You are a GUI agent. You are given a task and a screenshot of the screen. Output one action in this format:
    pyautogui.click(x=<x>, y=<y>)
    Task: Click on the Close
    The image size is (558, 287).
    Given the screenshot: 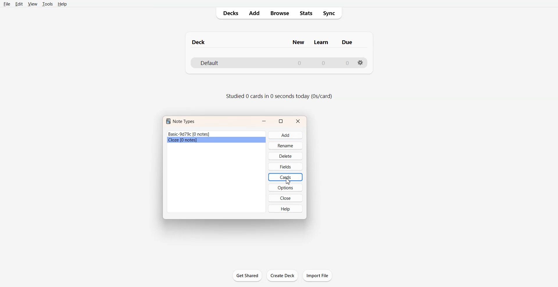 What is the action you would take?
    pyautogui.click(x=285, y=198)
    